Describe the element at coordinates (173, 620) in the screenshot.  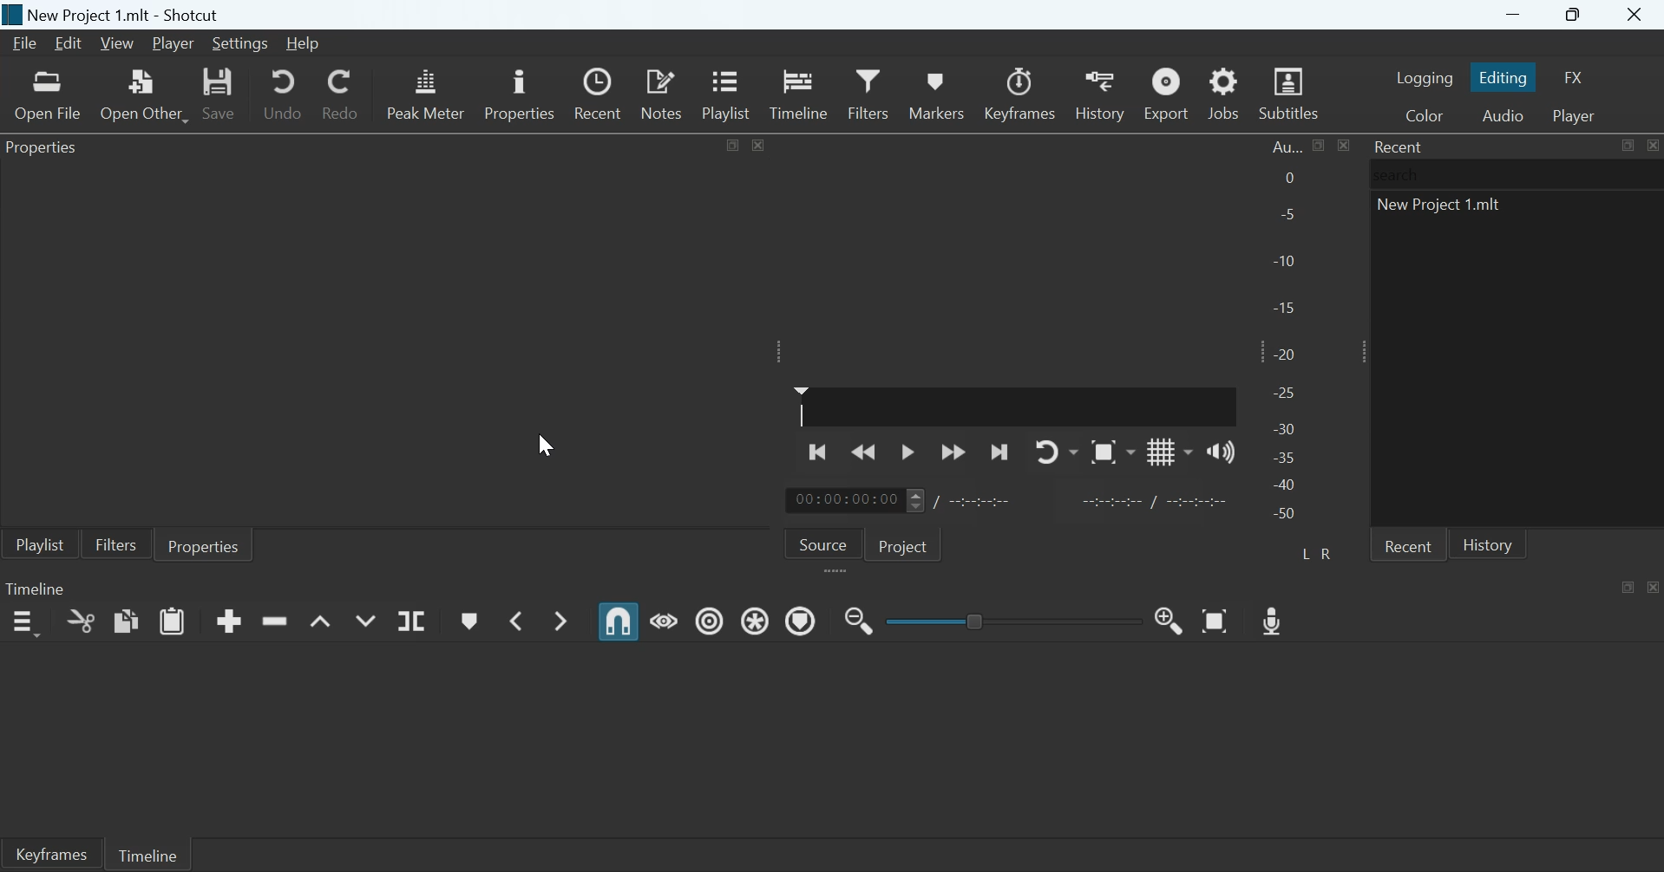
I see `Paste` at that location.